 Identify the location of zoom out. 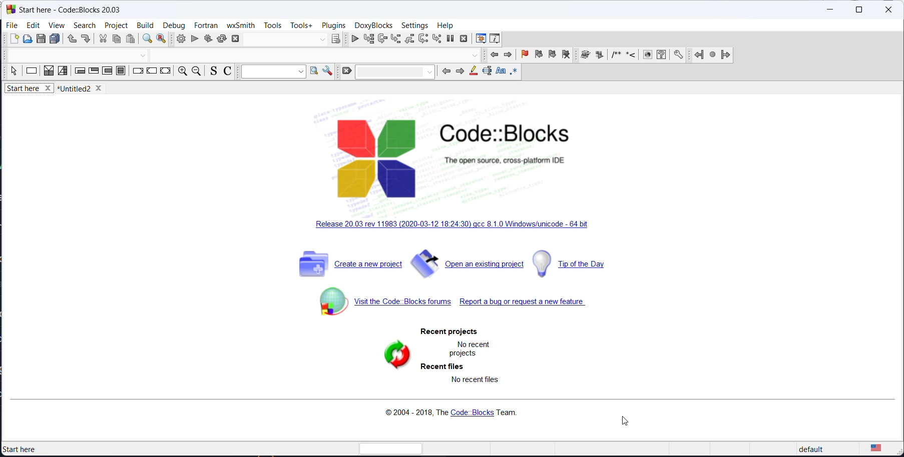
(196, 72).